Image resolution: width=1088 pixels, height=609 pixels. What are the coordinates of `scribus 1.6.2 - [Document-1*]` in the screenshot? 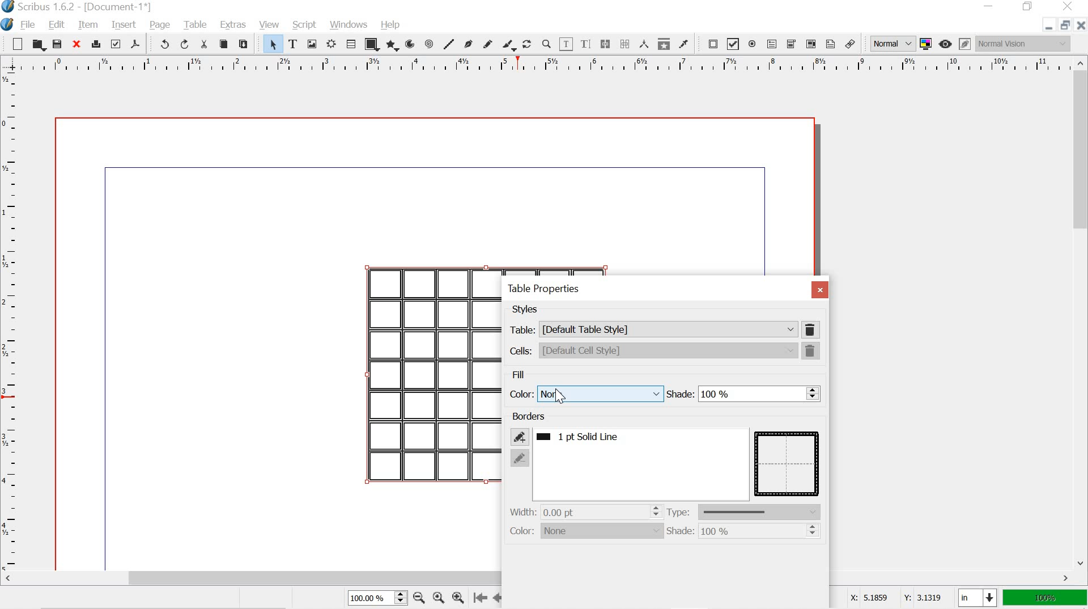 It's located at (83, 7).